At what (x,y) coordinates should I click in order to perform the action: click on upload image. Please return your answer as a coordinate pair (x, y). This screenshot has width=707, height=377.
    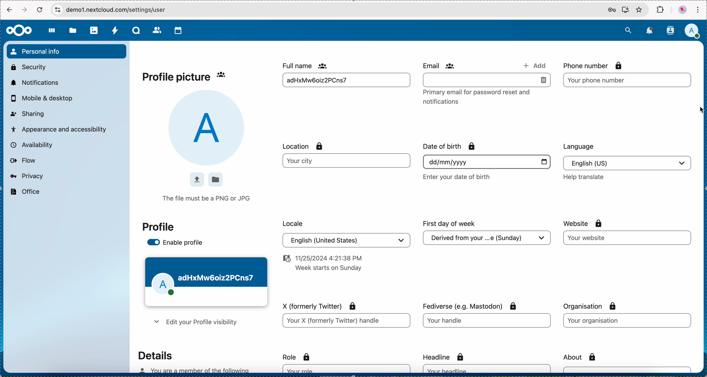
    Looking at the image, I should click on (196, 179).